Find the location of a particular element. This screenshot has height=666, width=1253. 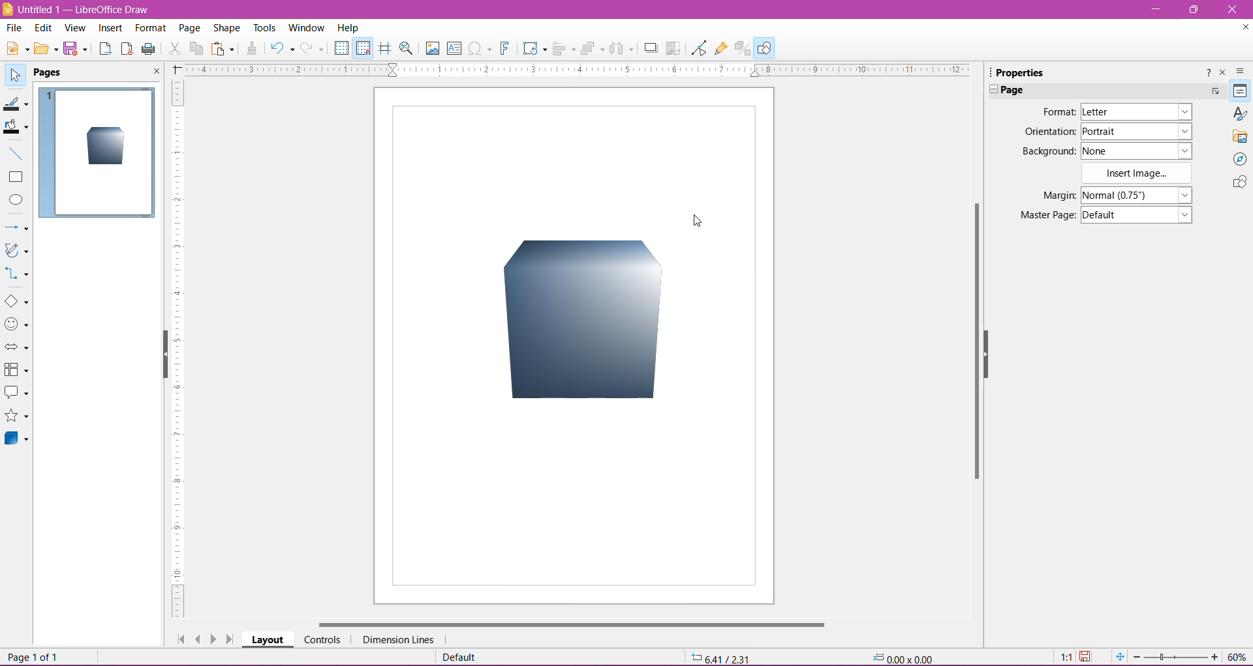

Open is located at coordinates (45, 50).